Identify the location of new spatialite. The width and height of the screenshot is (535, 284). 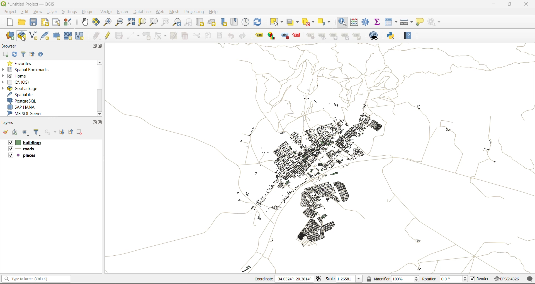
(46, 37).